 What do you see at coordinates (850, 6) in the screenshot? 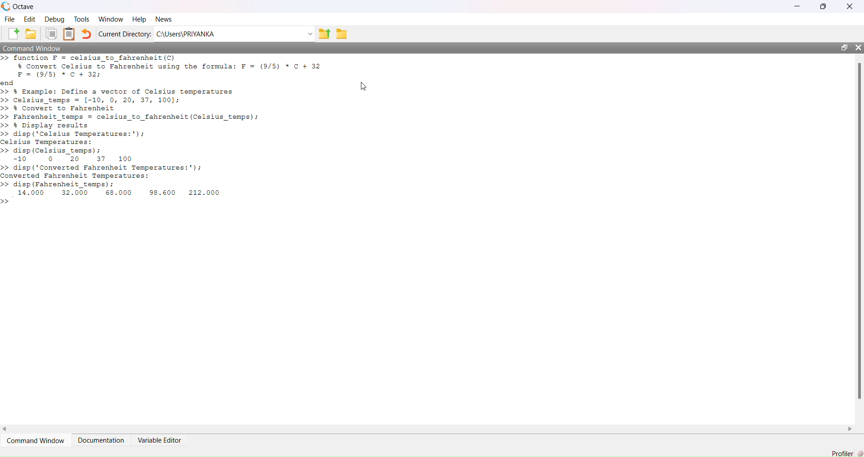
I see `close` at bounding box center [850, 6].